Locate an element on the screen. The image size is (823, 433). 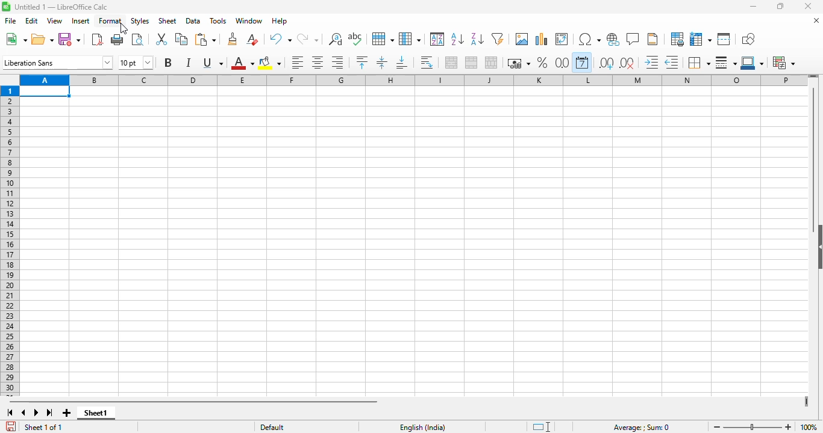
show is located at coordinates (818, 246).